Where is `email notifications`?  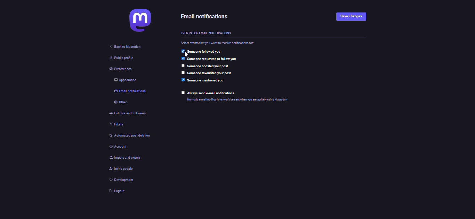
email notifications is located at coordinates (131, 92).